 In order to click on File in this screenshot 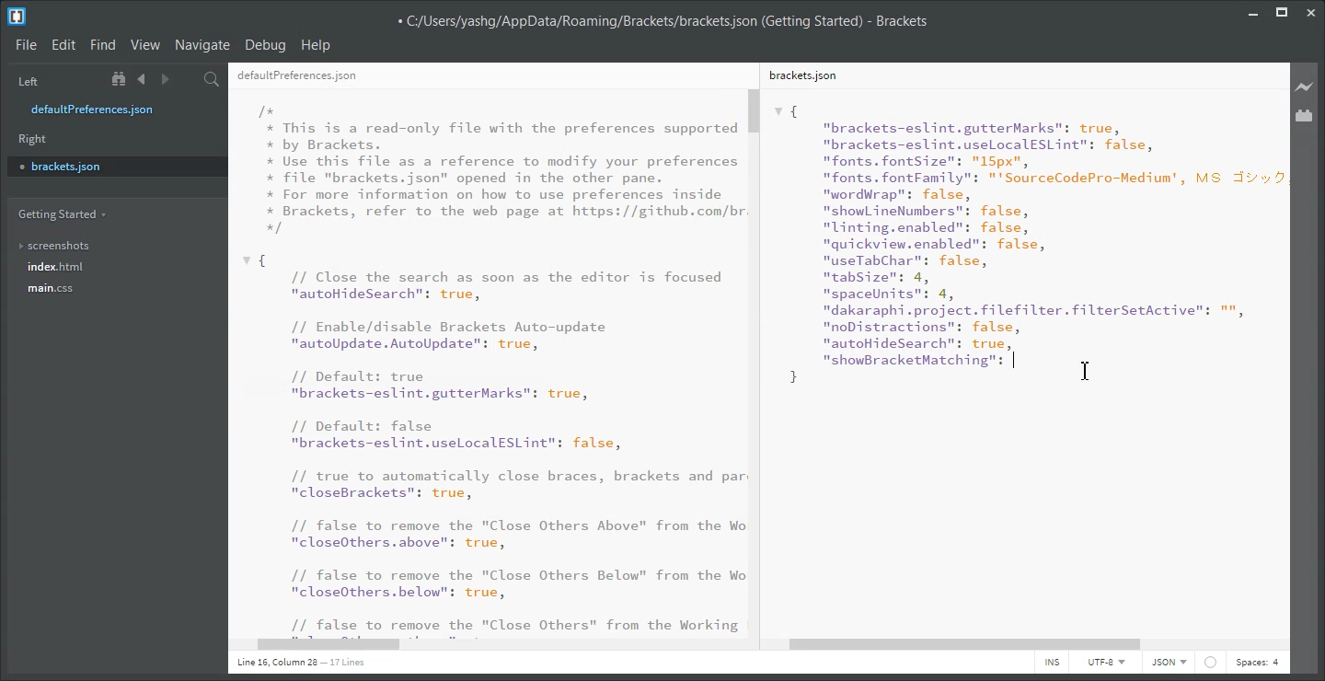, I will do `click(26, 46)`.